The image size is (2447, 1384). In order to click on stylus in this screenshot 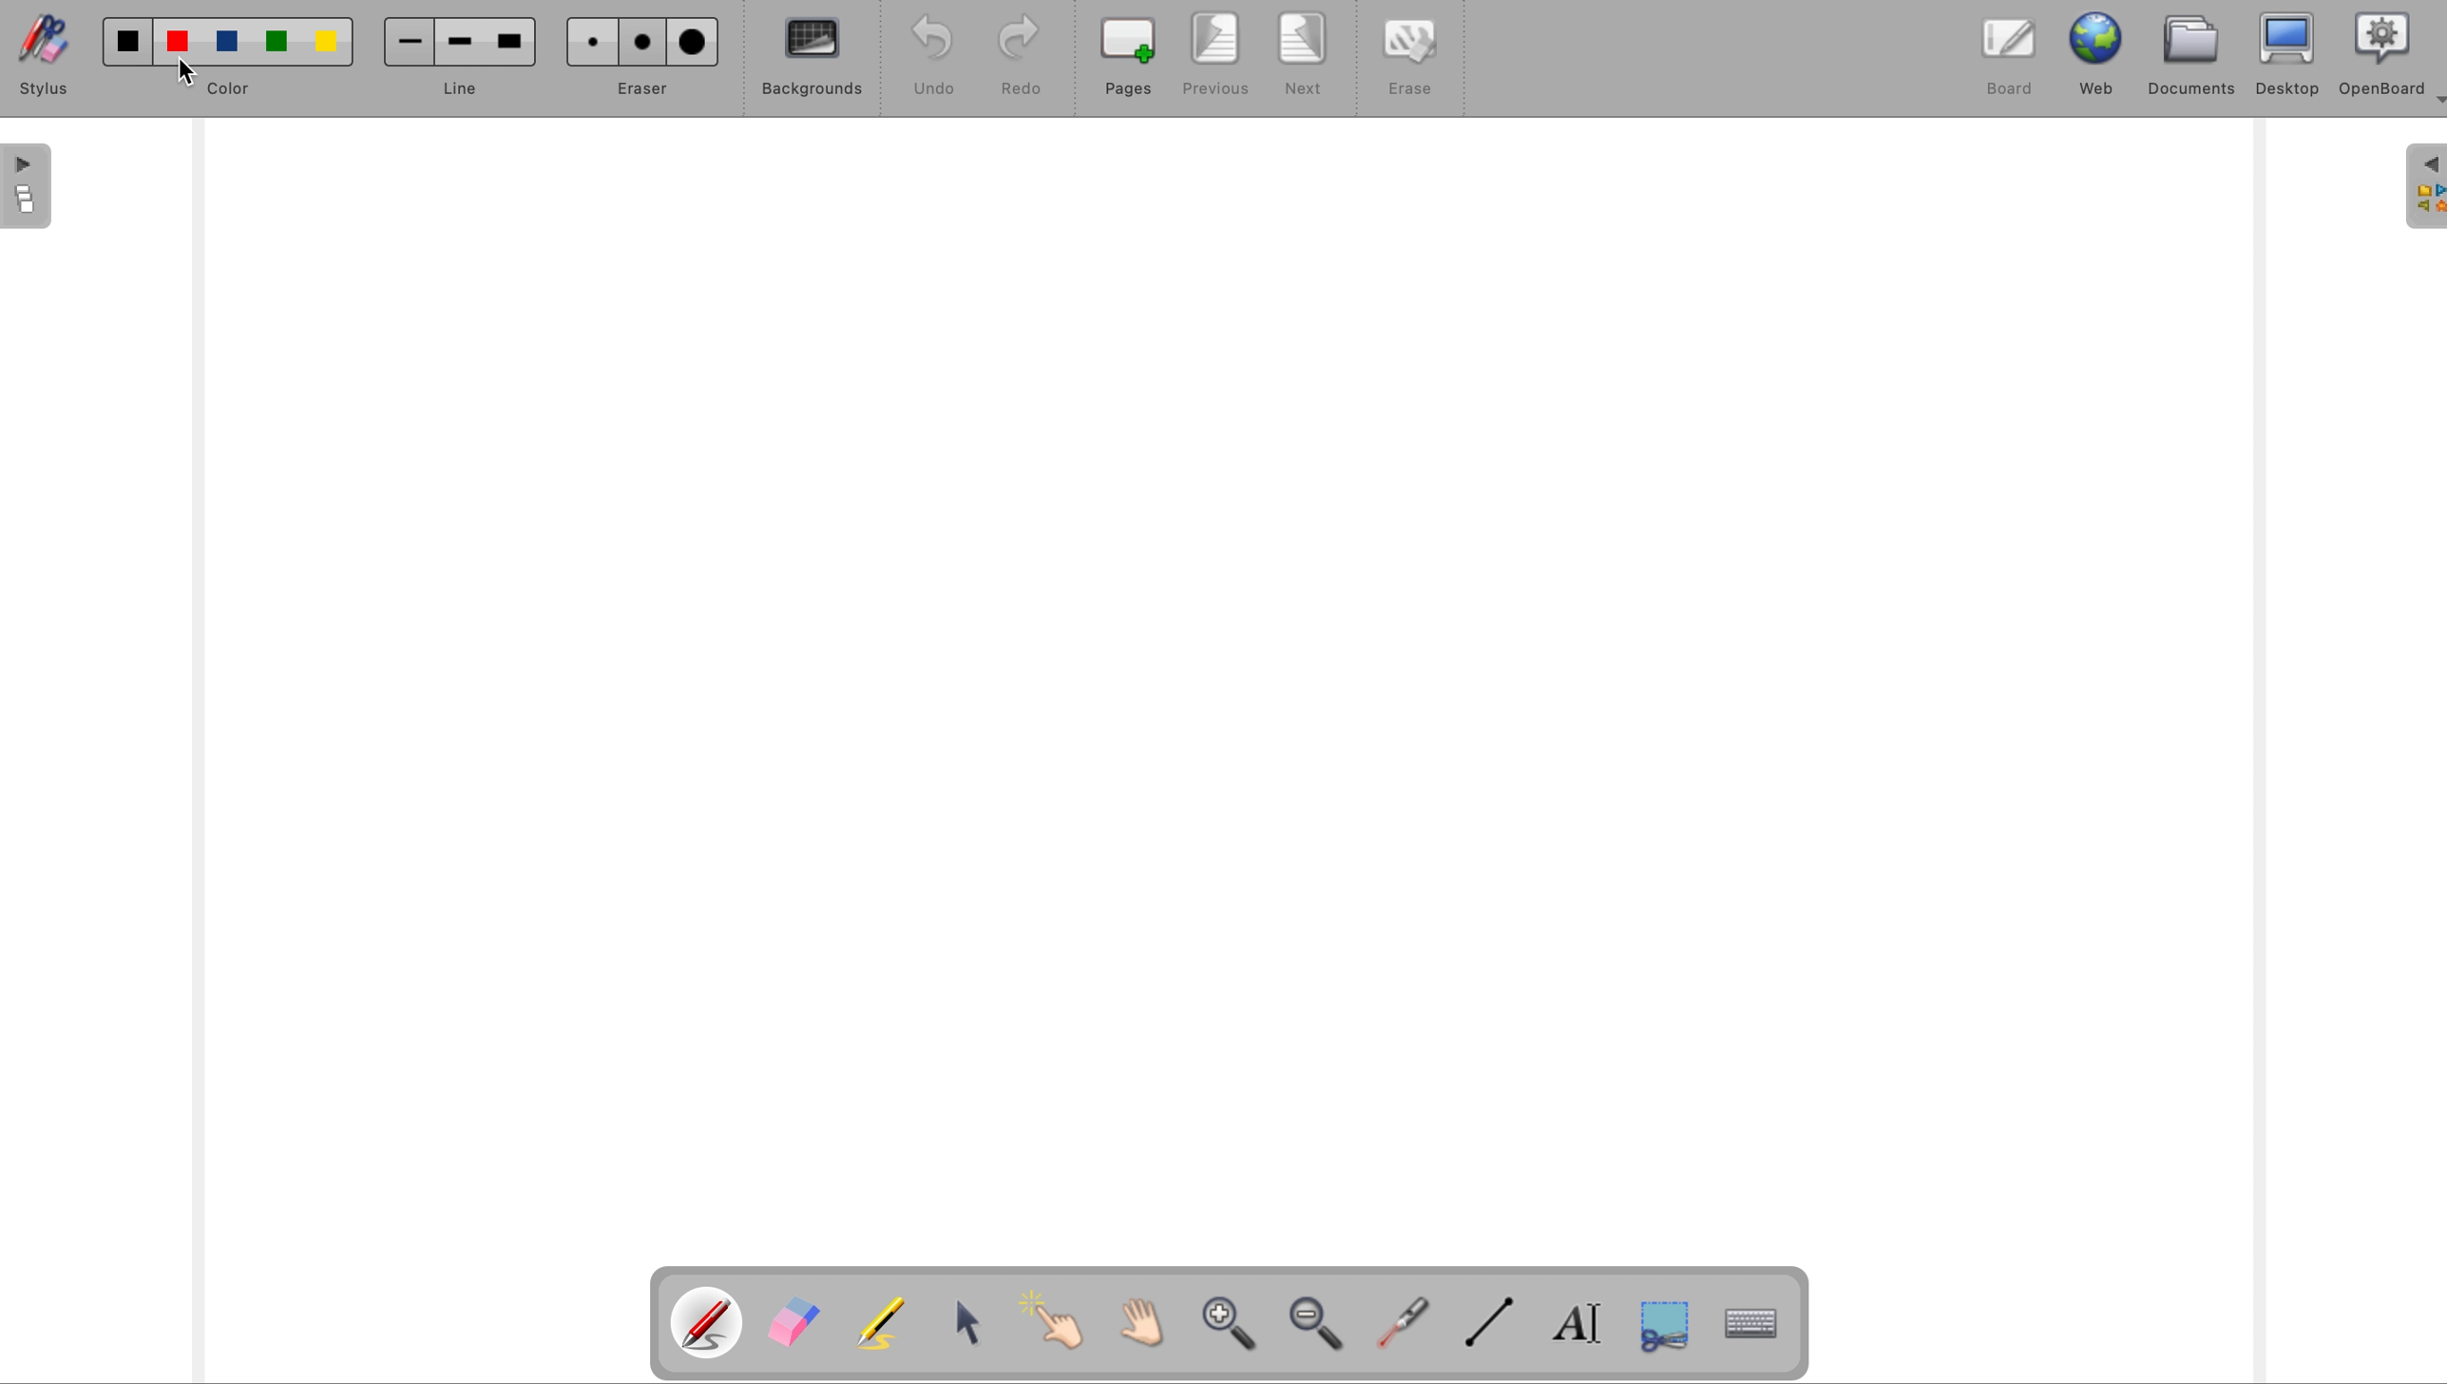, I will do `click(51, 54)`.